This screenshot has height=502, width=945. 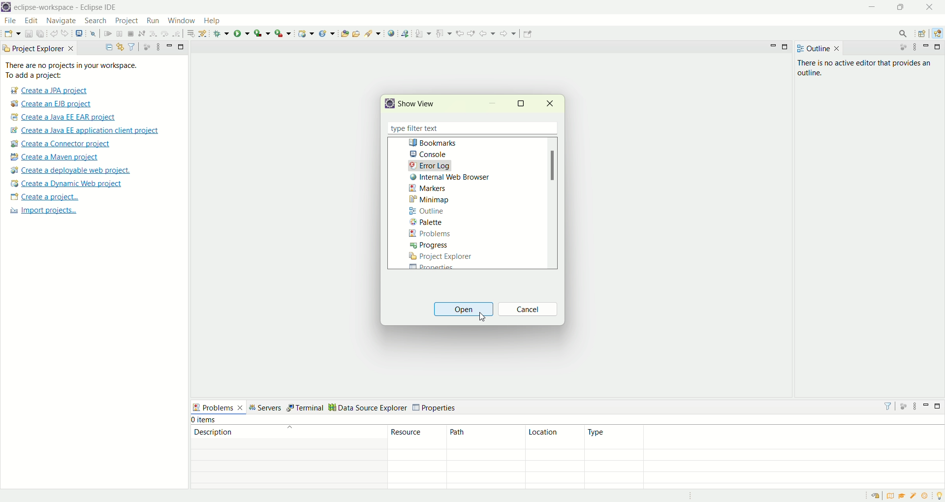 I want to click on palette, so click(x=426, y=222).